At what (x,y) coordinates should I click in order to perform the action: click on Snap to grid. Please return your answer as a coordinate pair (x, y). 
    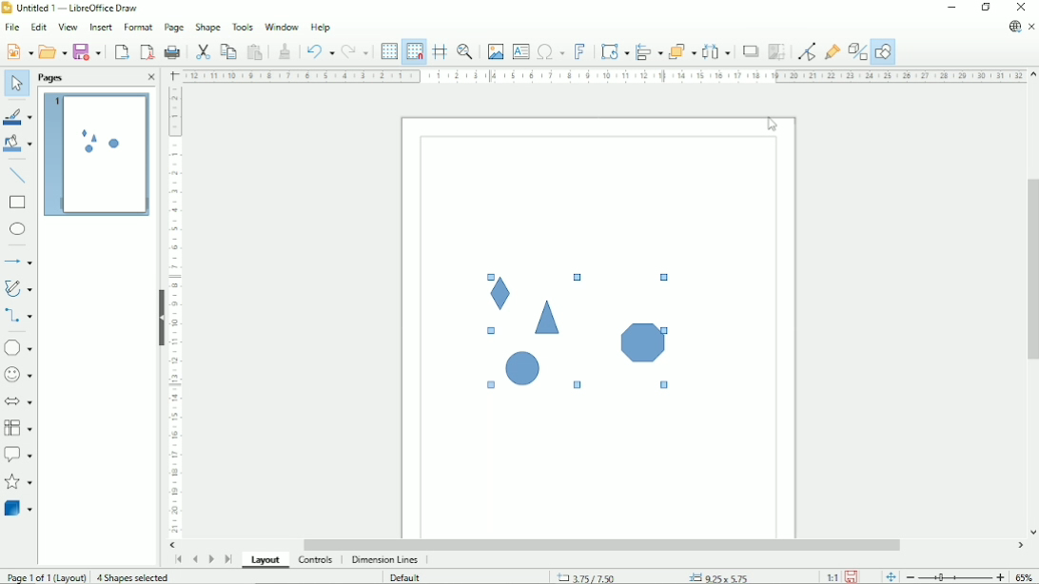
    Looking at the image, I should click on (414, 50).